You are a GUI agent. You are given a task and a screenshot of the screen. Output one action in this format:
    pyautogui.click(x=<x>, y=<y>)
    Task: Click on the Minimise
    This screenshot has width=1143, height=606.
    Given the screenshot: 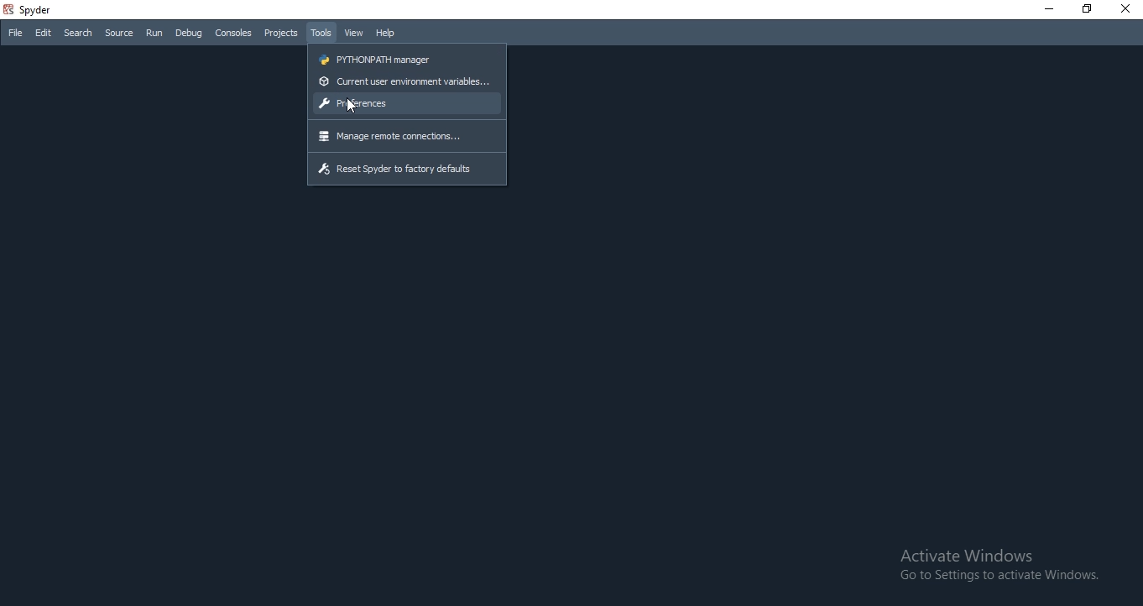 What is the action you would take?
    pyautogui.click(x=1046, y=8)
    